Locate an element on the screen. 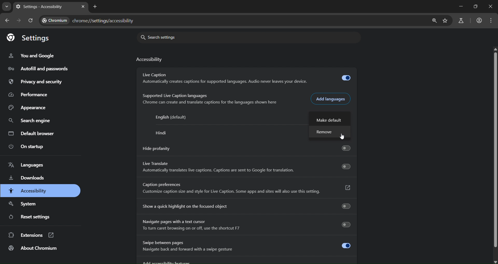 Image resolution: width=498 pixels, height=264 pixels. accessibility is located at coordinates (30, 191).